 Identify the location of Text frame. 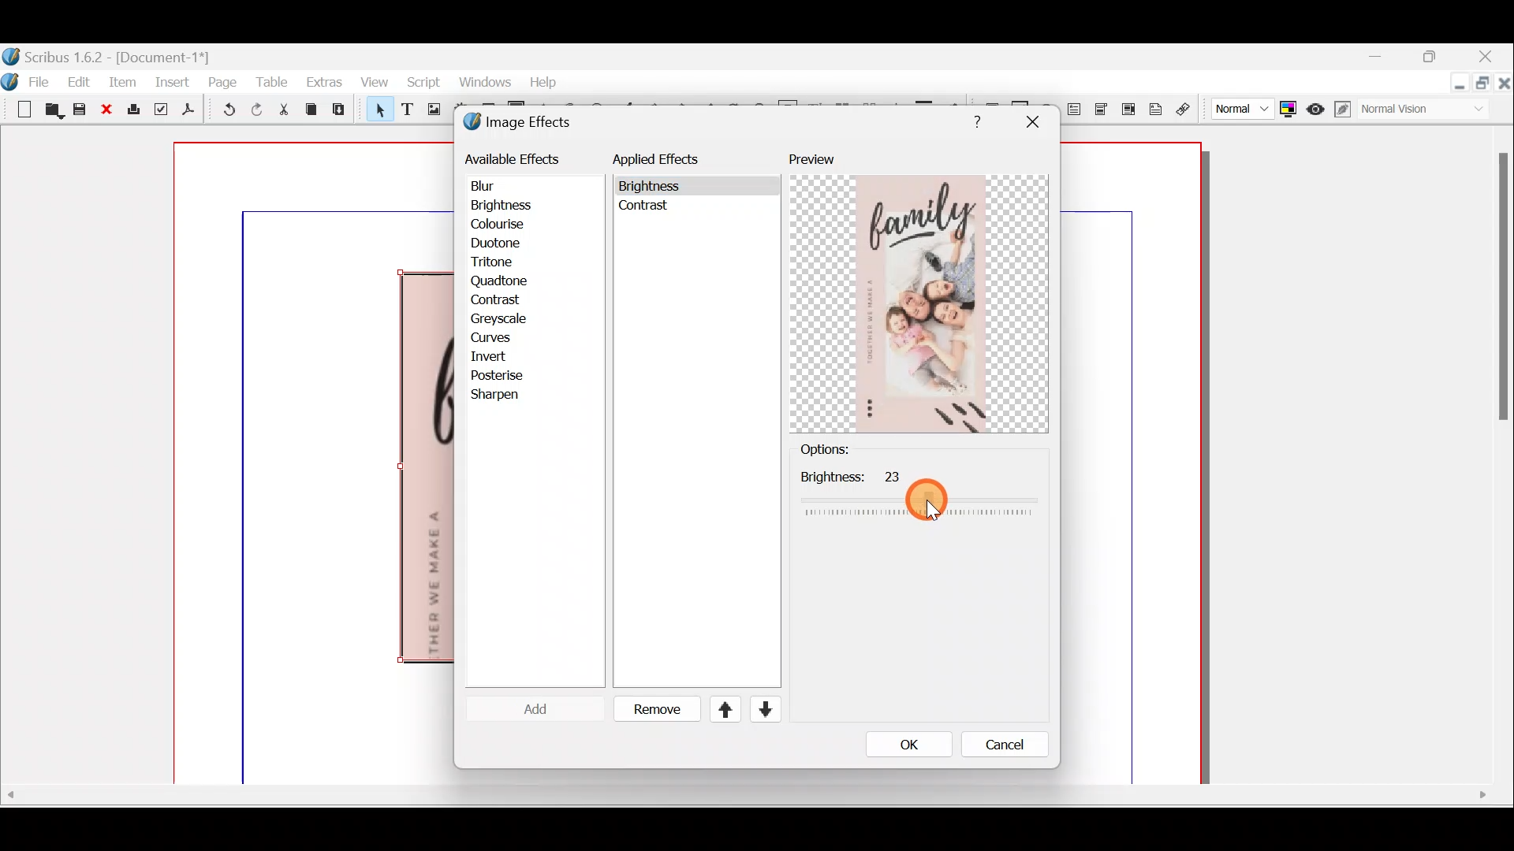
(406, 110).